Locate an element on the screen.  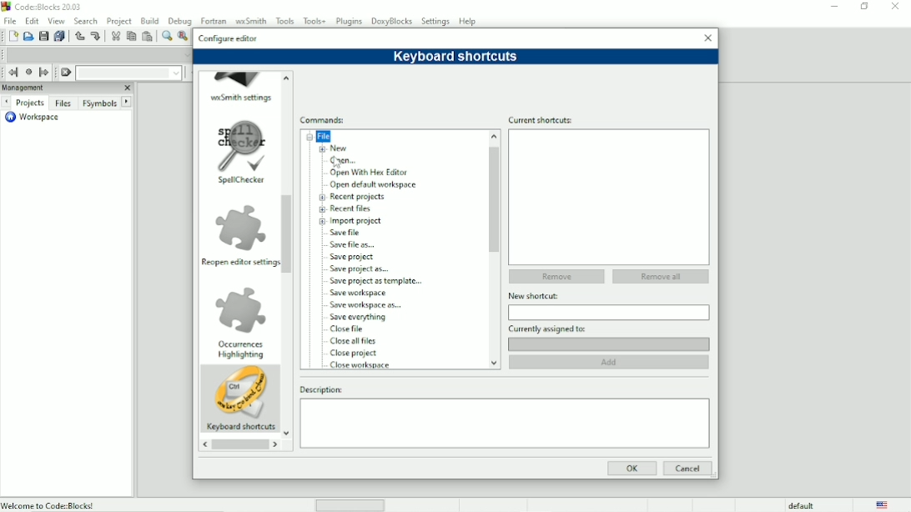
View is located at coordinates (58, 20).